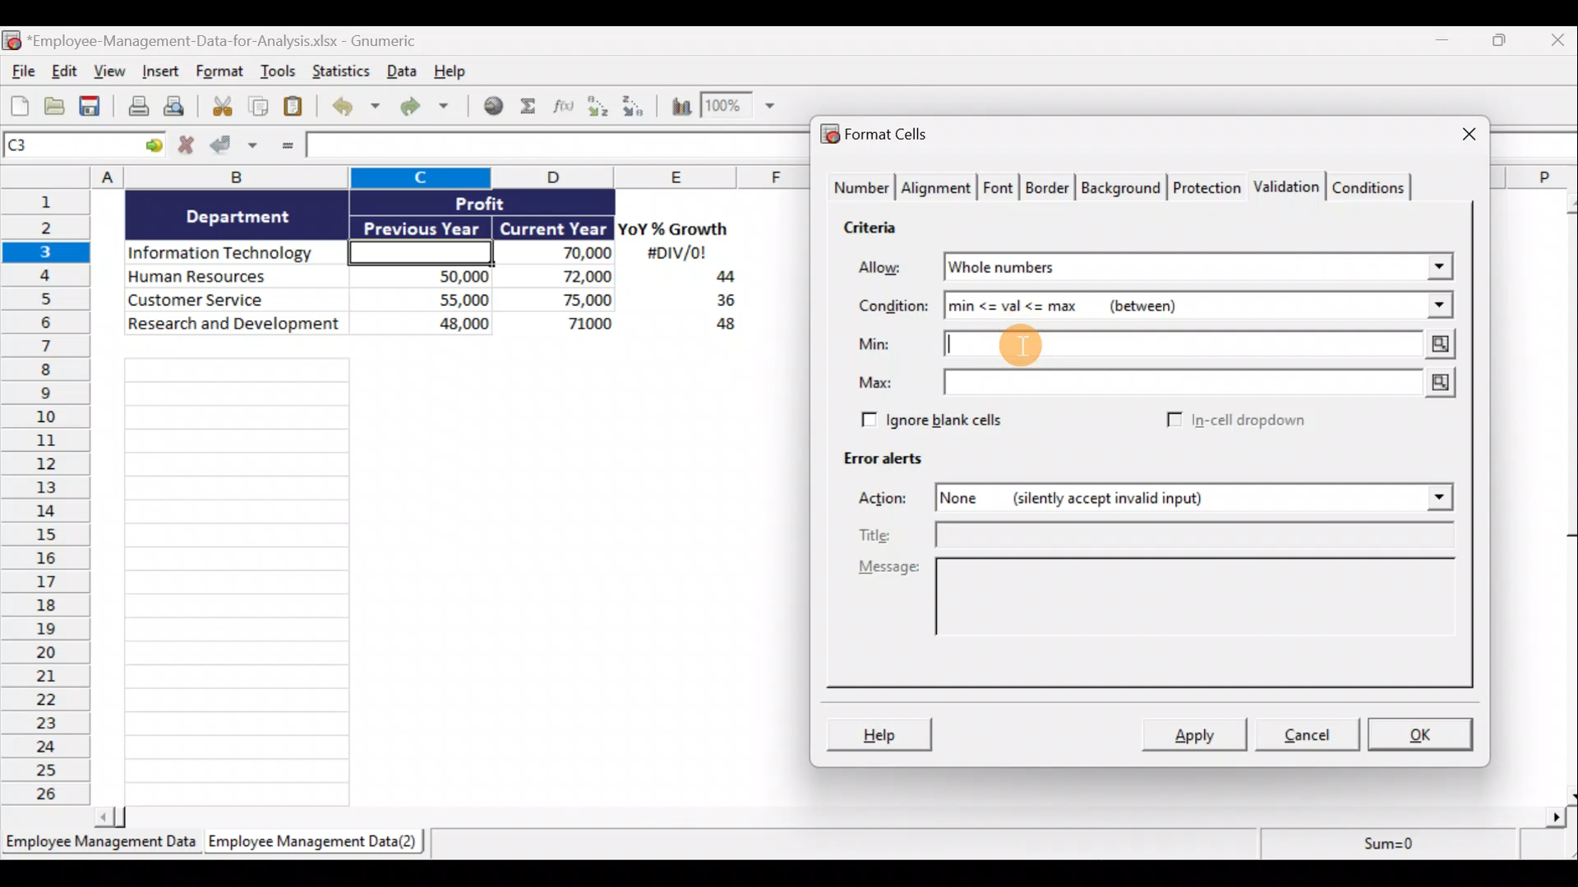 This screenshot has width=1578, height=887. What do you see at coordinates (938, 188) in the screenshot?
I see `Alignment` at bounding box center [938, 188].